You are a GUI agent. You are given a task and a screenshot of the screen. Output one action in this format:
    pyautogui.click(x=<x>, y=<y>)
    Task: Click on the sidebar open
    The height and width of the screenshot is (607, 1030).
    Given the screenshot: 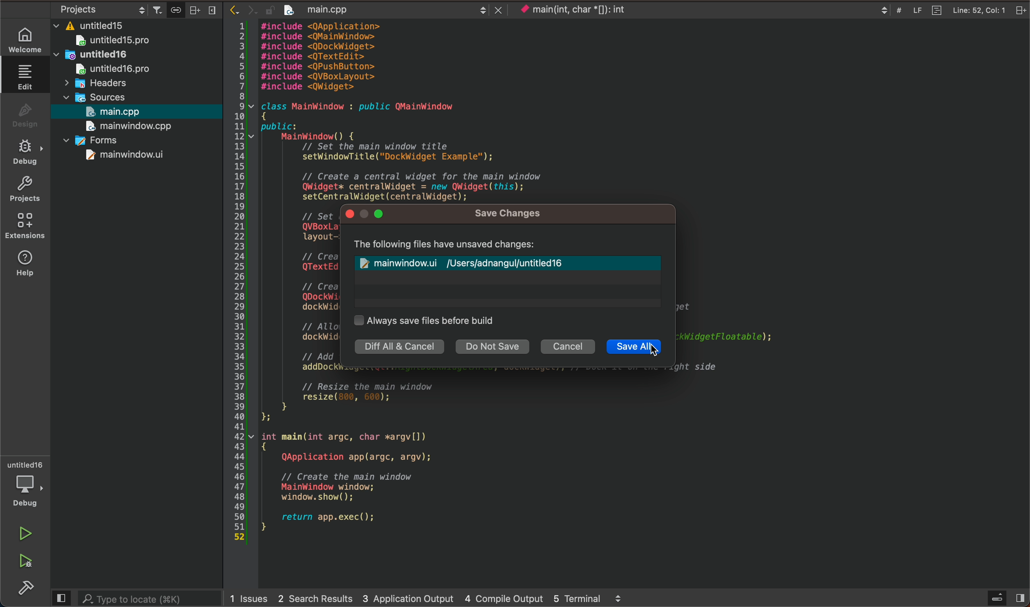 What is the action you would take?
    pyautogui.click(x=1004, y=598)
    